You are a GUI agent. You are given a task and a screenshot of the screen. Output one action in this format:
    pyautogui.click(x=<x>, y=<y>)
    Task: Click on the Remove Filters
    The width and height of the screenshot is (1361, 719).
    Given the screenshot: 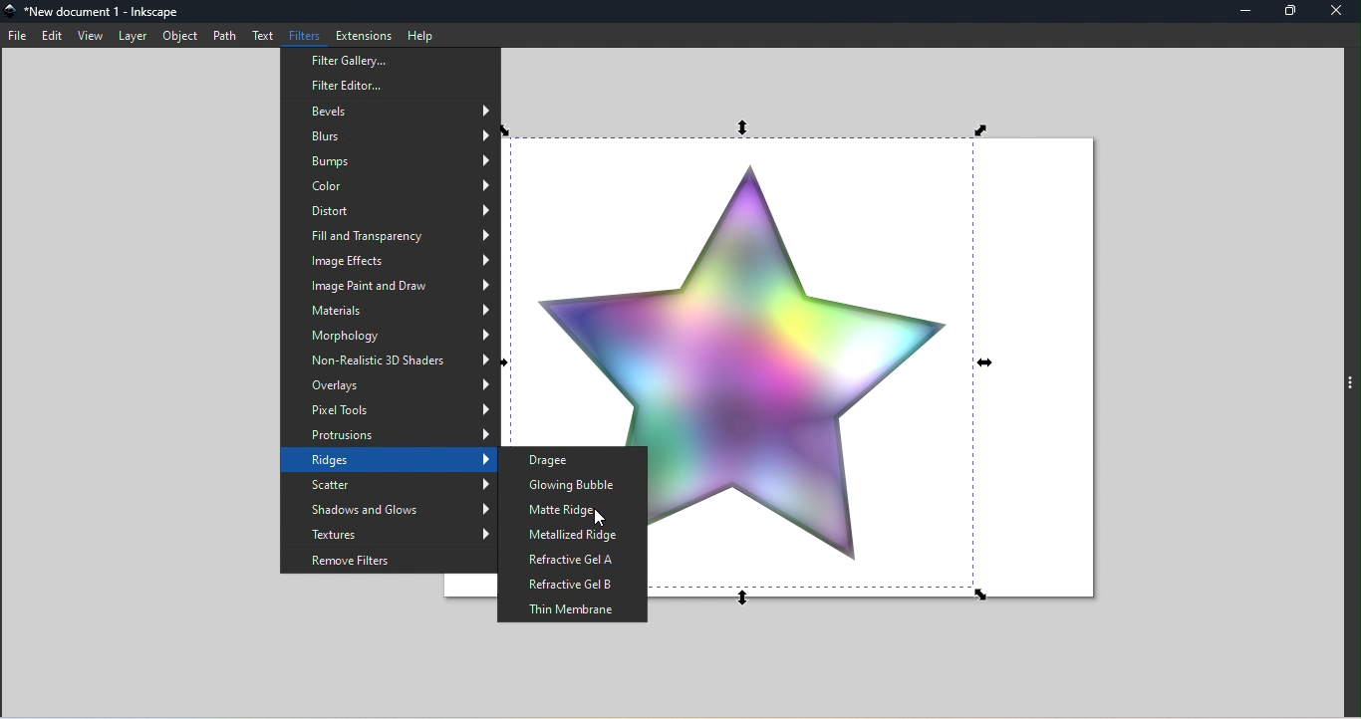 What is the action you would take?
    pyautogui.click(x=387, y=561)
    